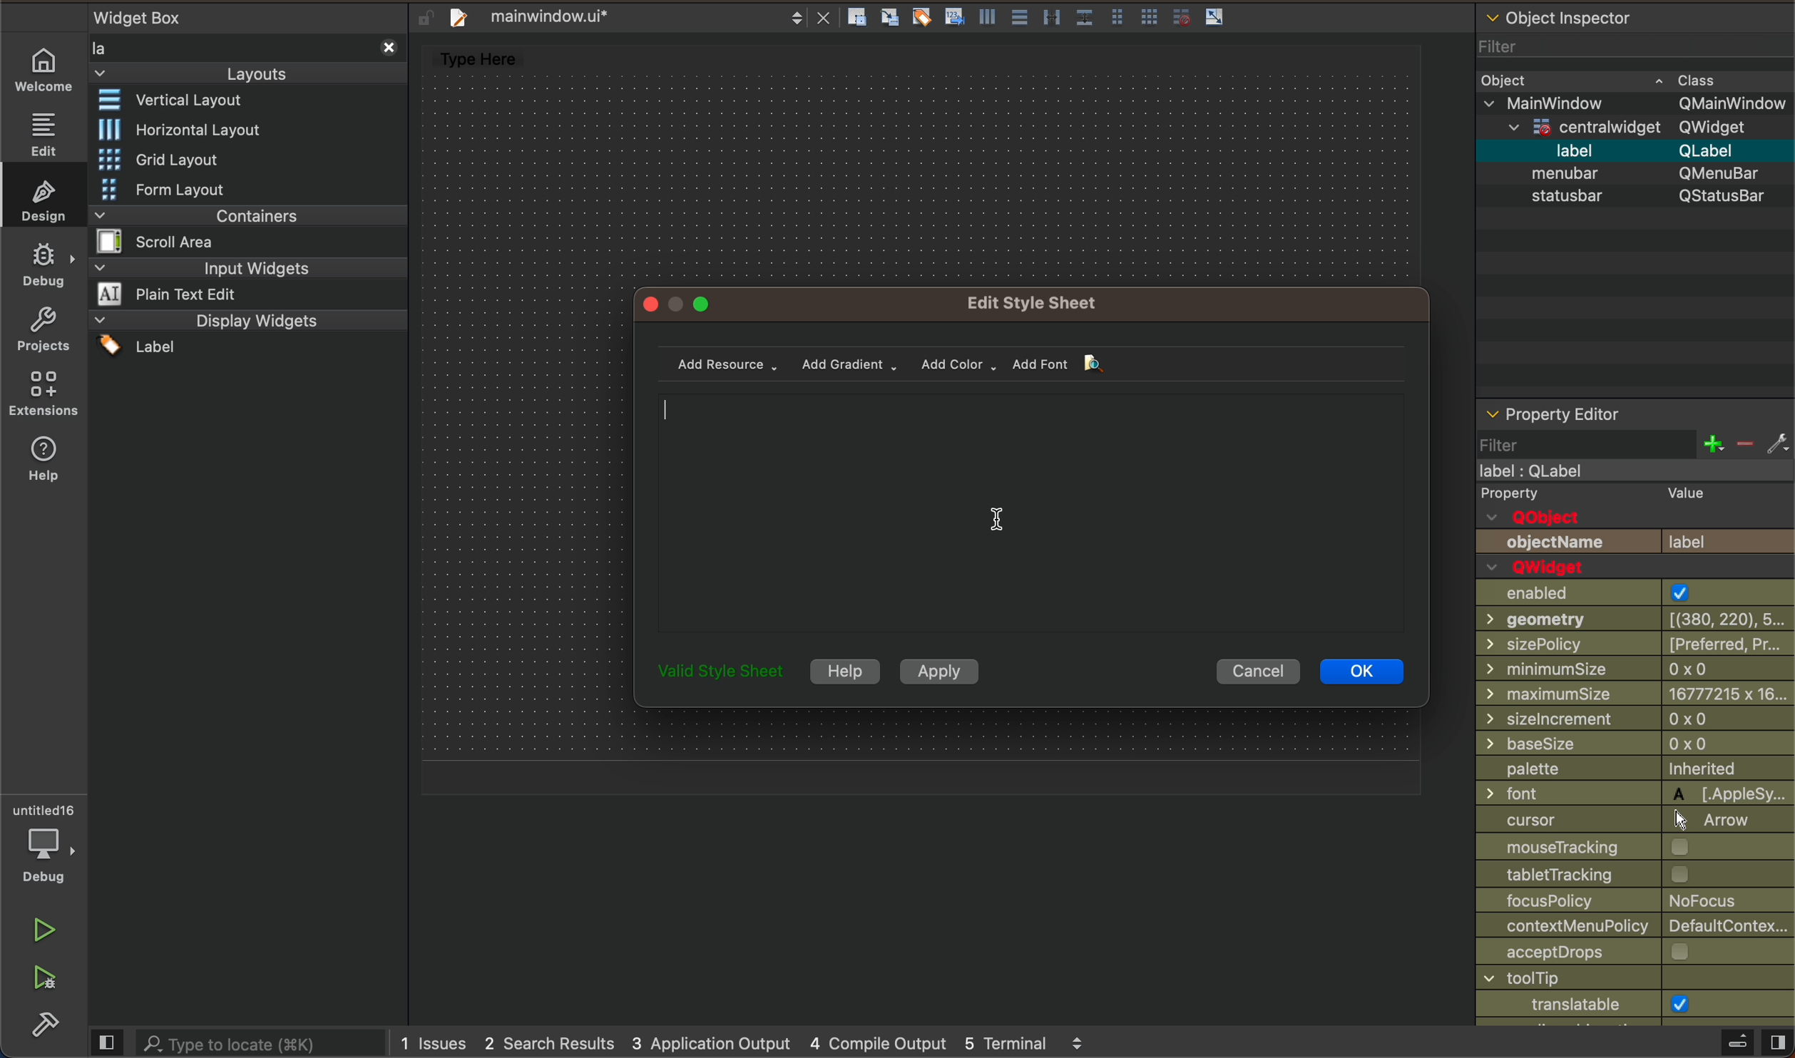 The image size is (1795, 1058). I want to click on widget layout, so click(185, 103).